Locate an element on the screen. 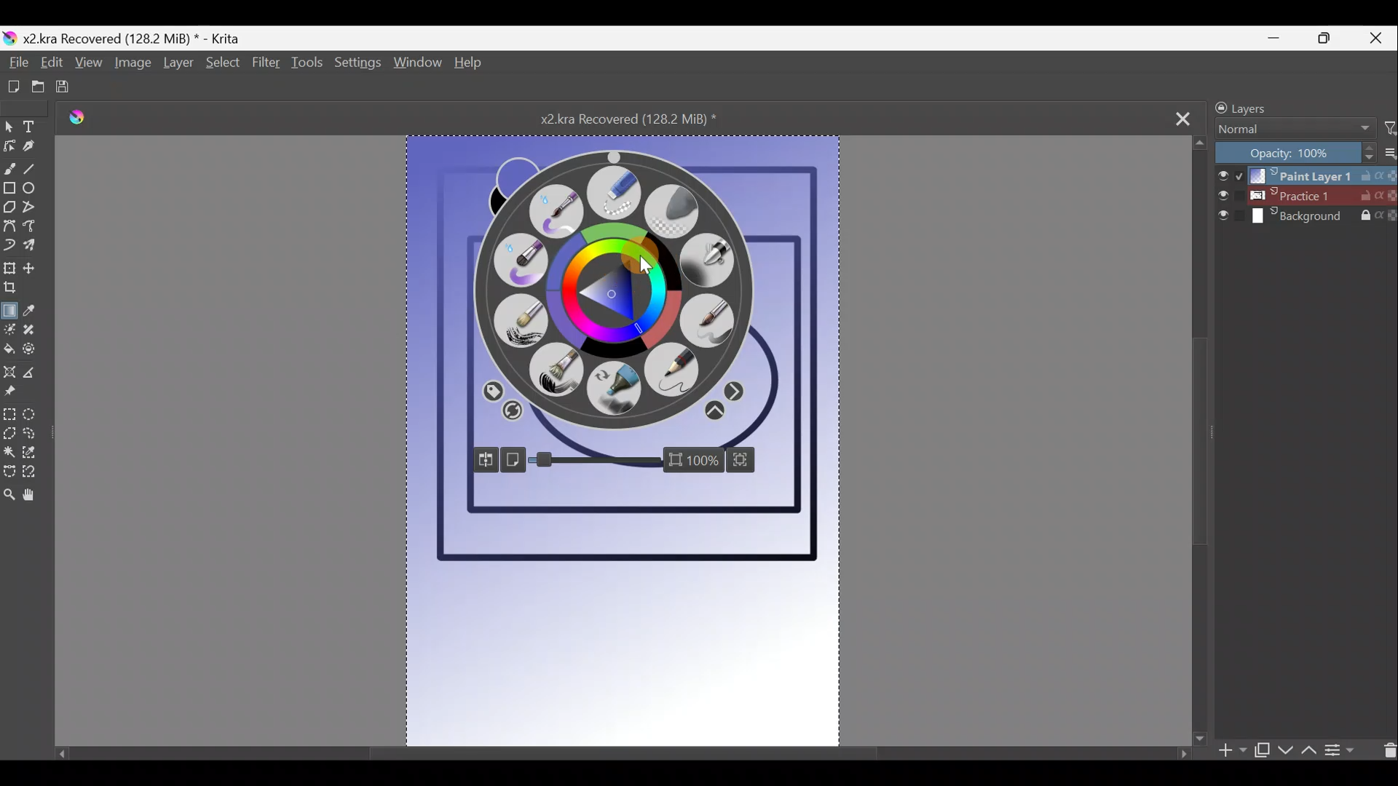 This screenshot has width=1398, height=786. Freehand selection tool is located at coordinates (36, 436).